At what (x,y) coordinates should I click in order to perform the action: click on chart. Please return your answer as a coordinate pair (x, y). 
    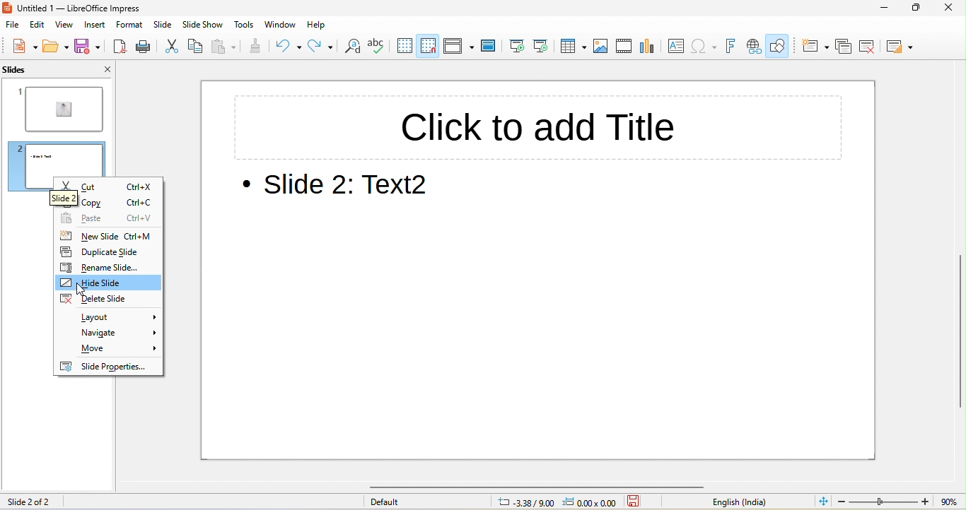
    Looking at the image, I should click on (650, 47).